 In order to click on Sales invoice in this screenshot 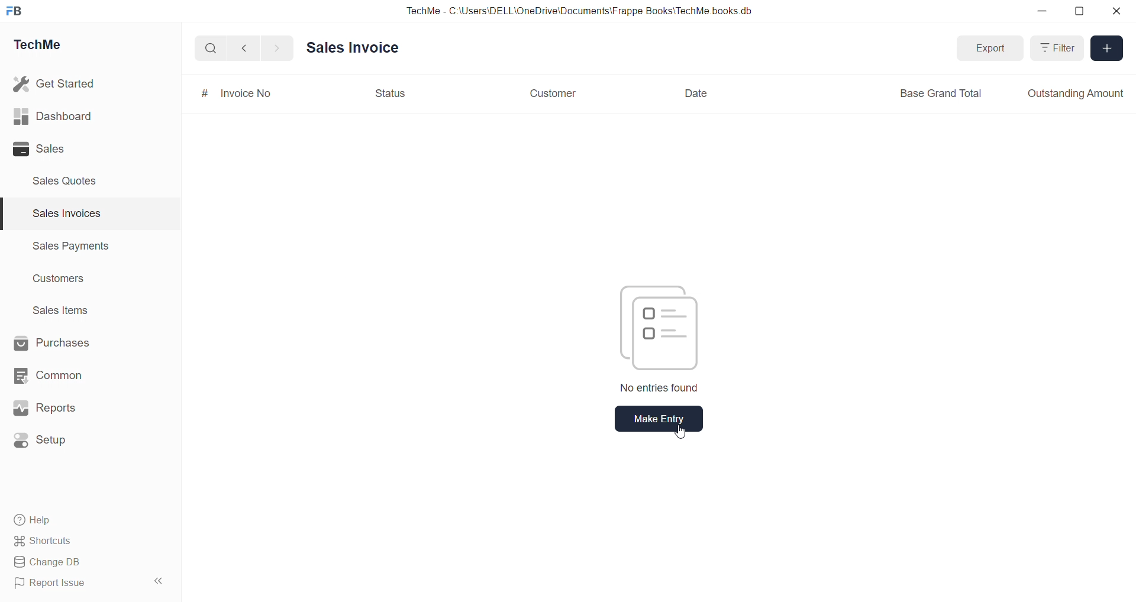, I will do `click(351, 47)`.